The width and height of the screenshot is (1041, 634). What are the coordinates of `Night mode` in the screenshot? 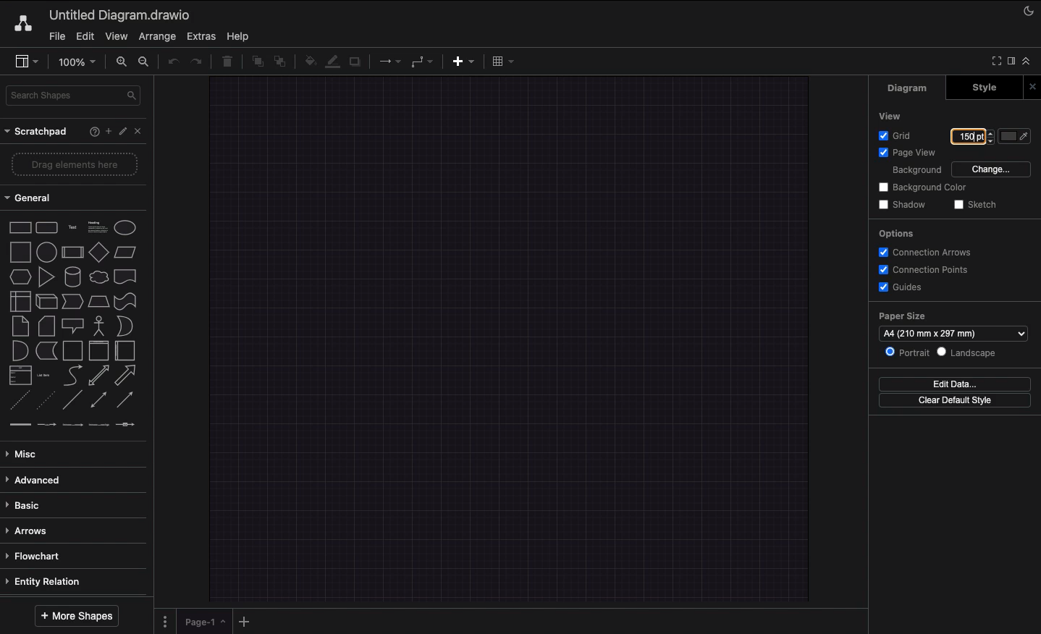 It's located at (1029, 13).